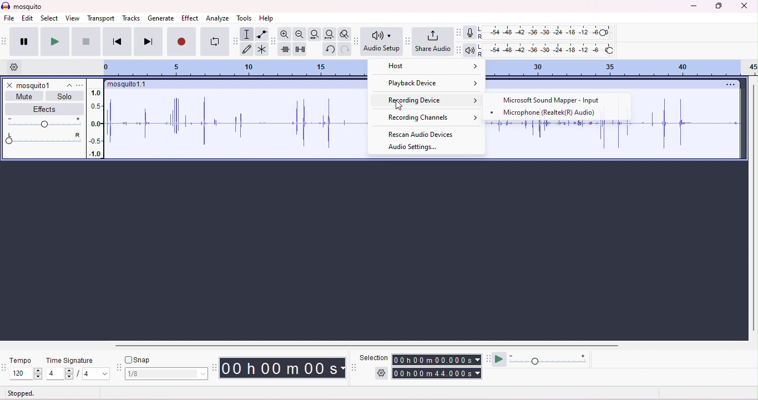  I want to click on edit, so click(28, 19).